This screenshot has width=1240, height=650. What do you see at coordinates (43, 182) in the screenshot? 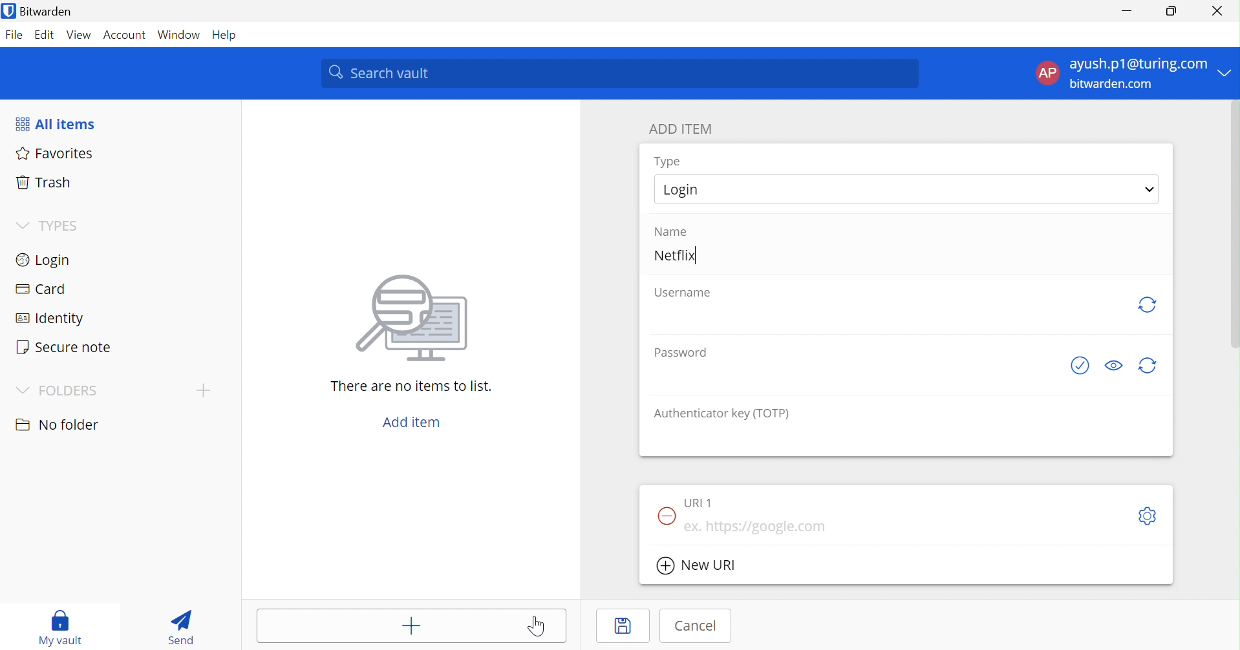
I see `Trash` at bounding box center [43, 182].